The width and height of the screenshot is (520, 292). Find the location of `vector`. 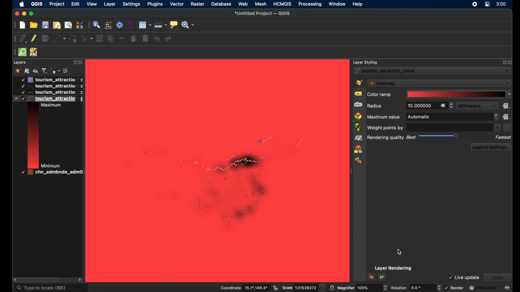

vector is located at coordinates (177, 4).